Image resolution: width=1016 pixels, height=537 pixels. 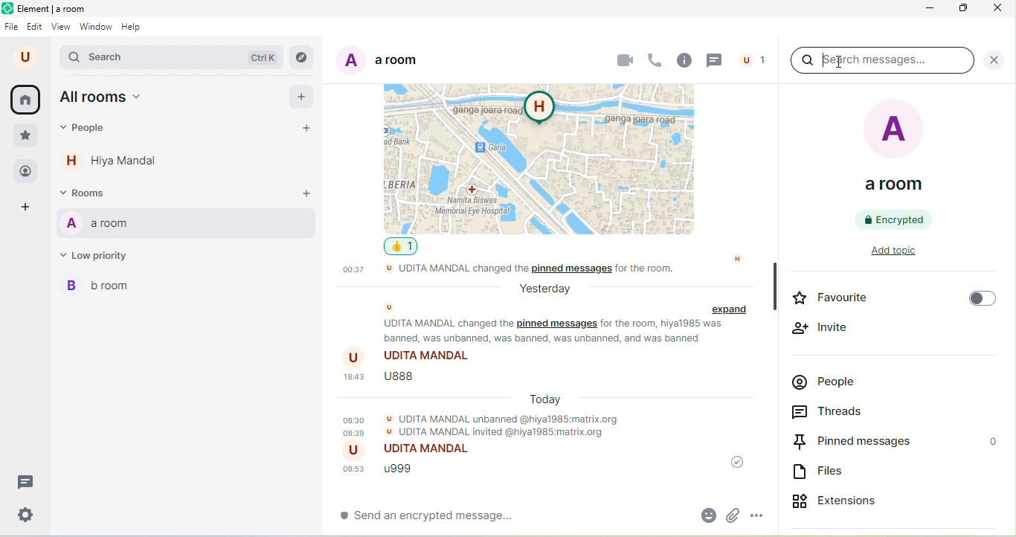 I want to click on view, so click(x=61, y=29).